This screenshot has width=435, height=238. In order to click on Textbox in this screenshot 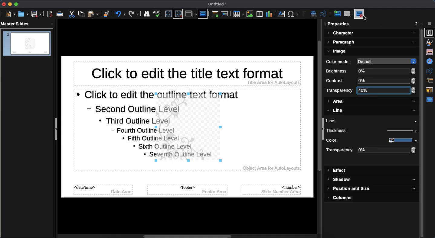, I will do `click(280, 14)`.